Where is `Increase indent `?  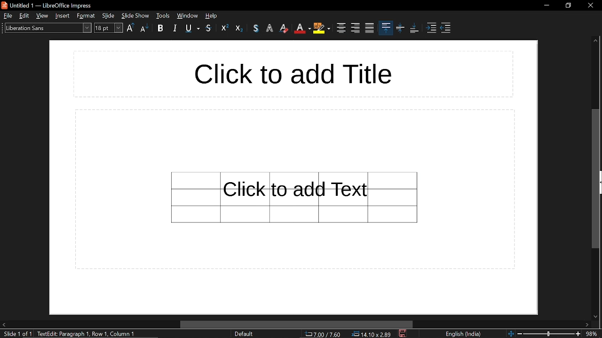 Increase indent  is located at coordinates (432, 29).